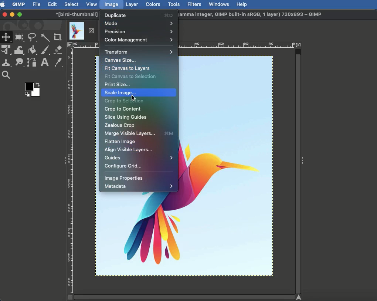 The image size is (377, 301). Describe the element at coordinates (128, 68) in the screenshot. I see `Fit canvas layers` at that location.